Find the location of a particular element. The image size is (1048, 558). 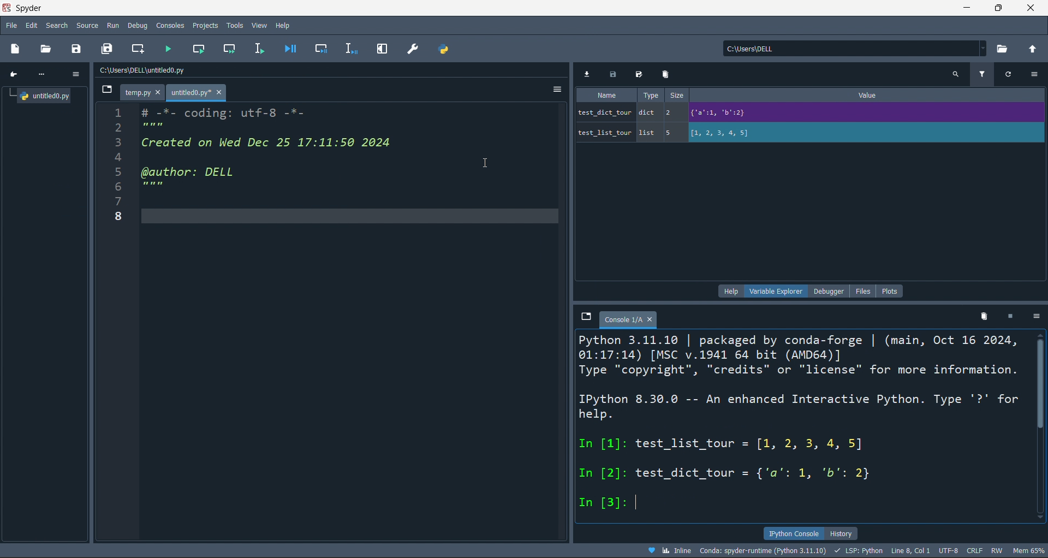

icon is located at coordinates (45, 75).